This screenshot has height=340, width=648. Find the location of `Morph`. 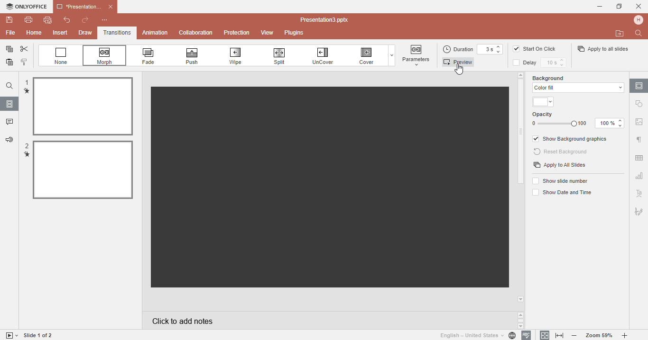

Morph is located at coordinates (107, 56).